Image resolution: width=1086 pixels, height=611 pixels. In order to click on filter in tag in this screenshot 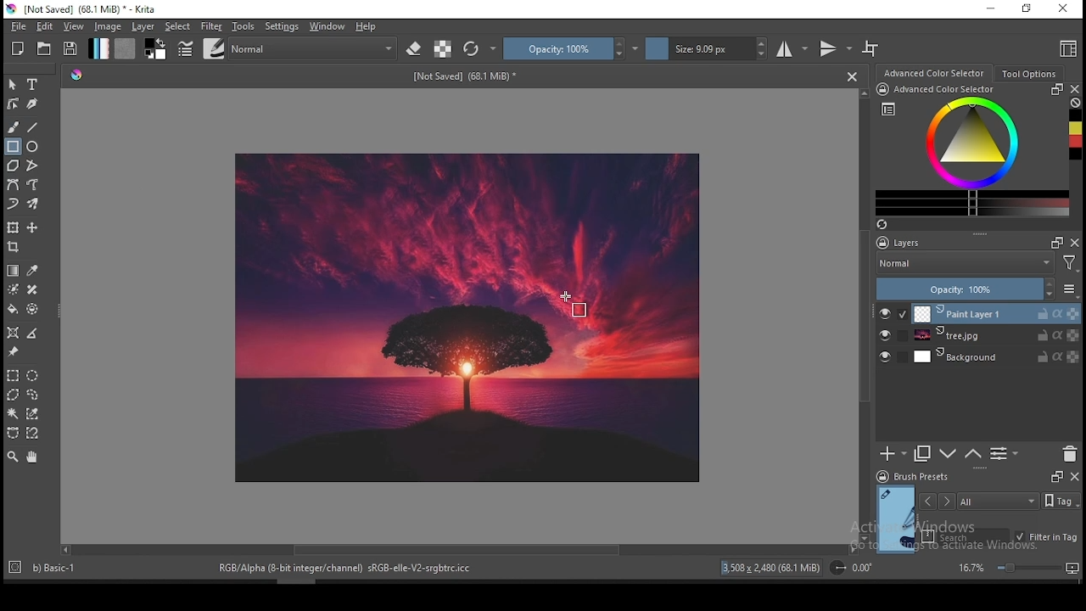, I will do `click(1047, 535)`.